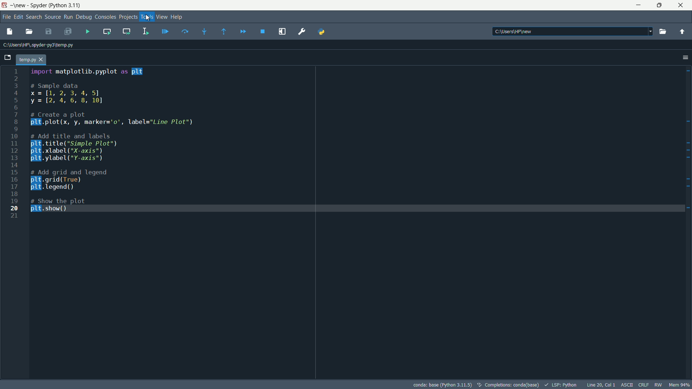  What do you see at coordinates (643, 385) in the screenshot?
I see `file eol status` at bounding box center [643, 385].